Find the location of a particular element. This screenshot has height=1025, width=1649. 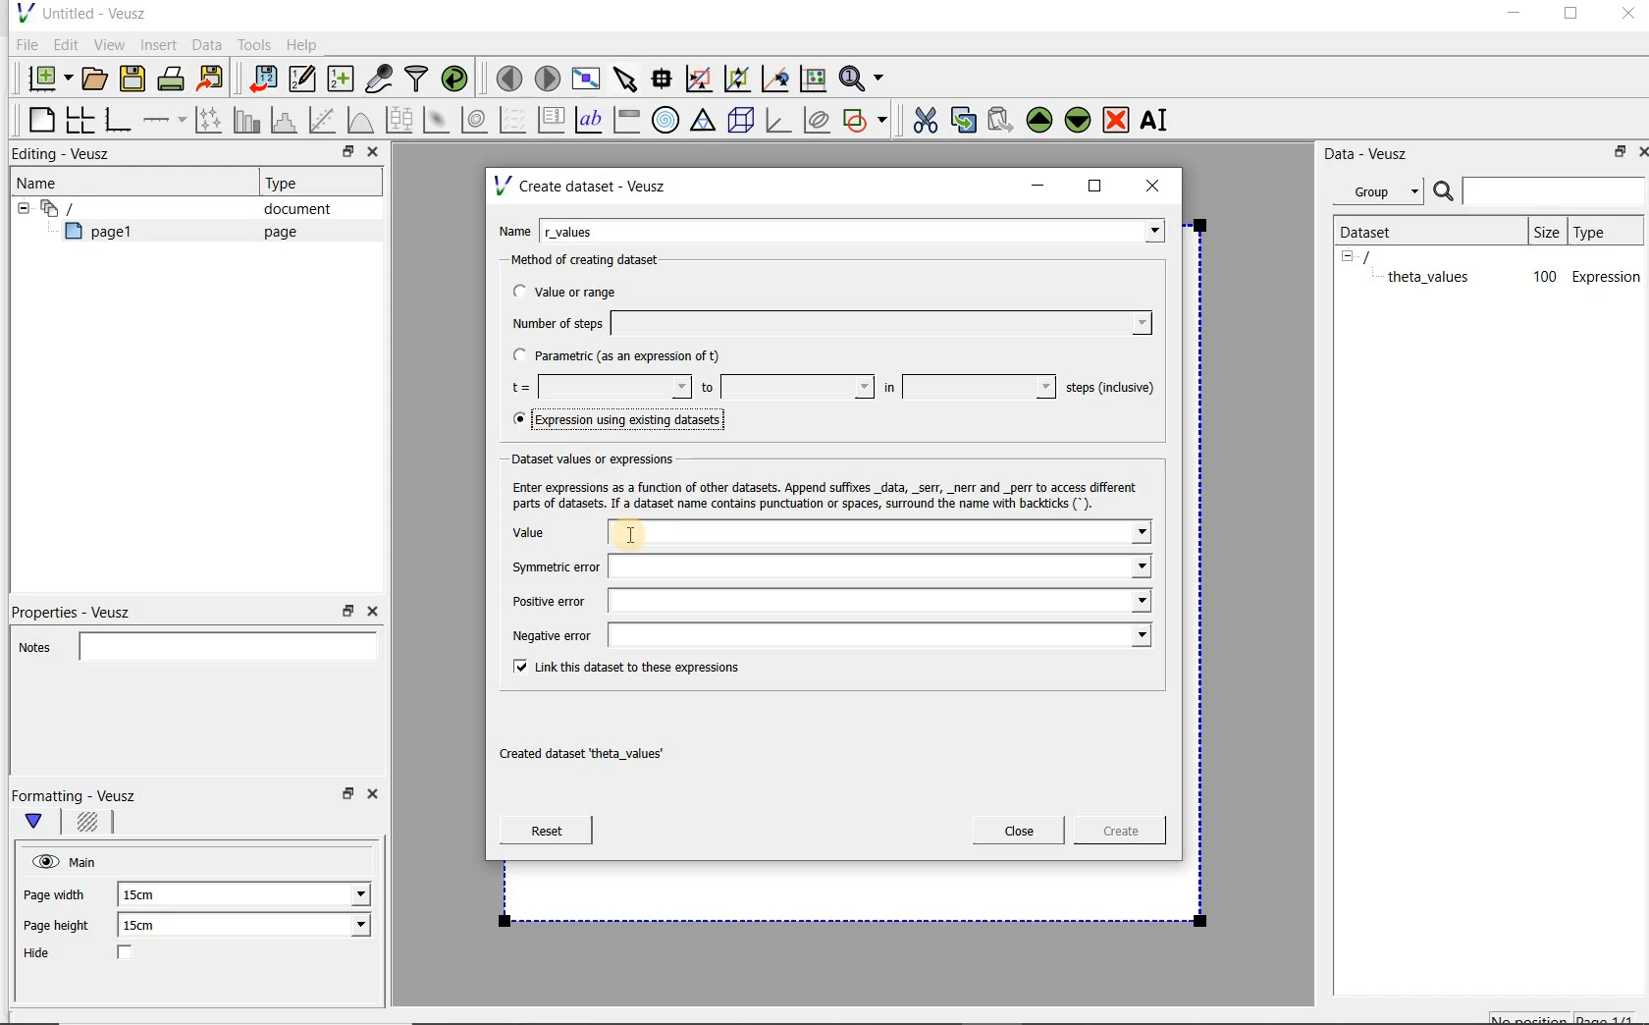

Name is located at coordinates (514, 229).